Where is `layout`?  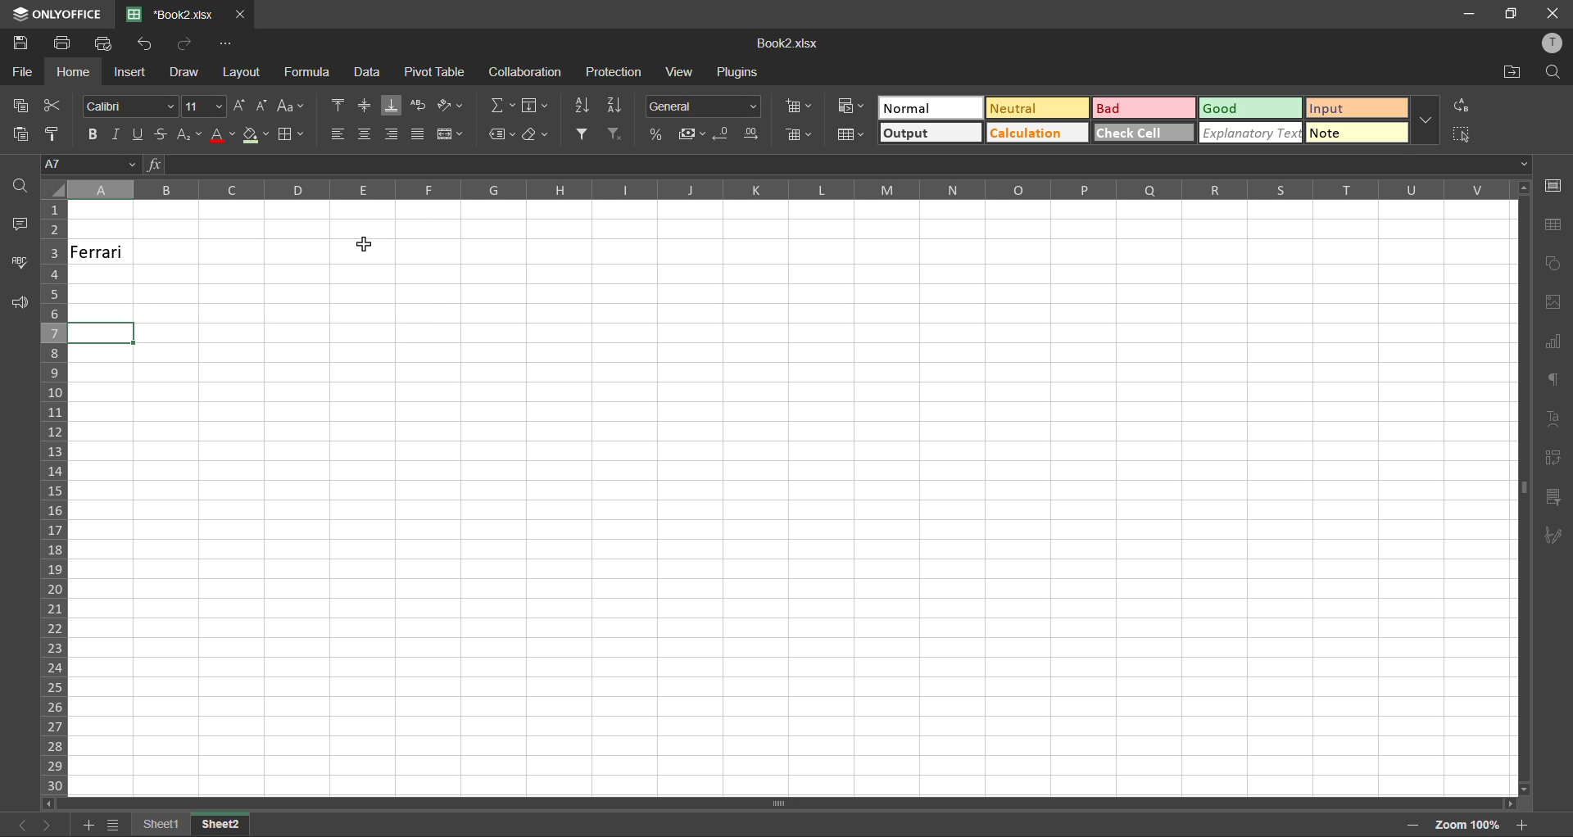 layout is located at coordinates (242, 75).